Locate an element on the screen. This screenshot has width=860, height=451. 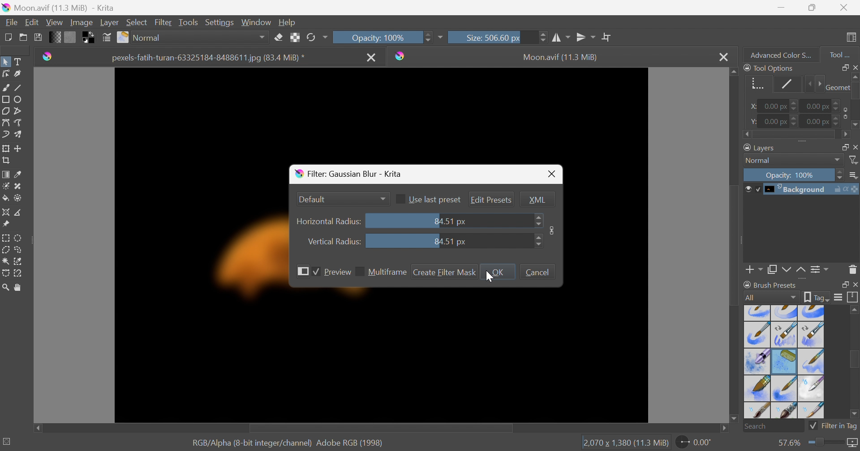
Scroll up is located at coordinates (733, 72).